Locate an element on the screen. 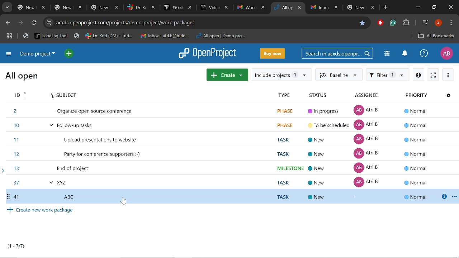  Selected project is located at coordinates (231, 196).